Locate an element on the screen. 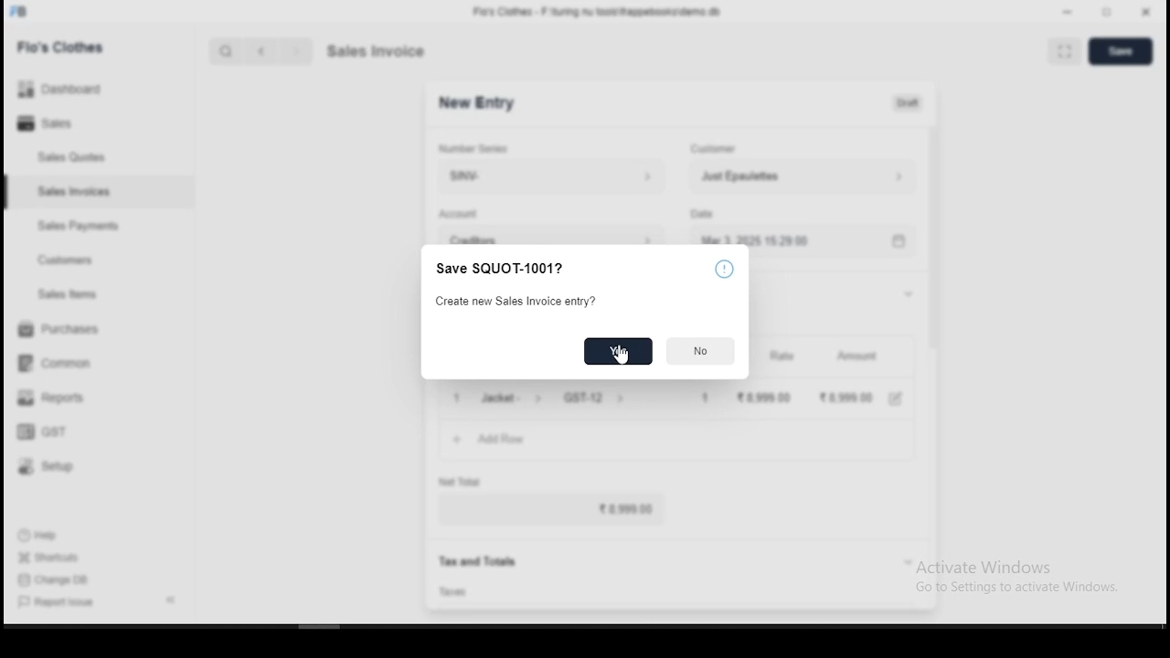 The width and height of the screenshot is (1170, 658). edit is located at coordinates (903, 398).